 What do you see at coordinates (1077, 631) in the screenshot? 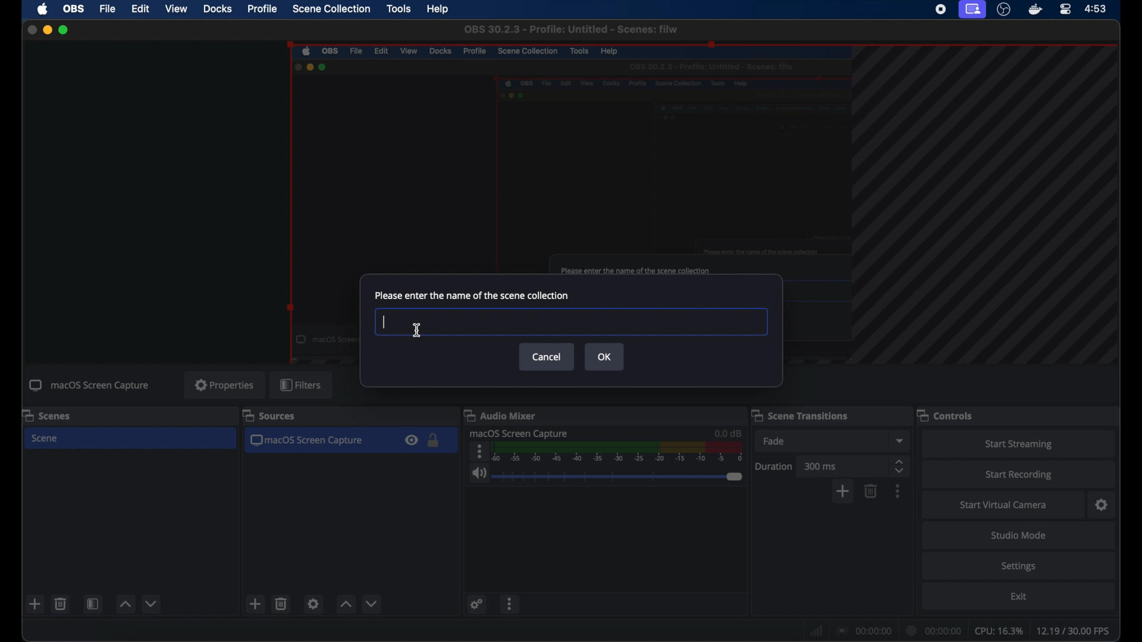
I see `fps` at bounding box center [1077, 631].